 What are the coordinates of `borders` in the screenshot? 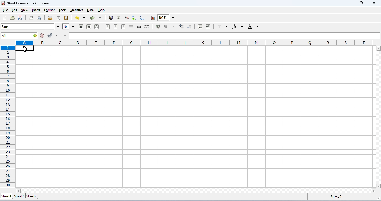 It's located at (223, 27).